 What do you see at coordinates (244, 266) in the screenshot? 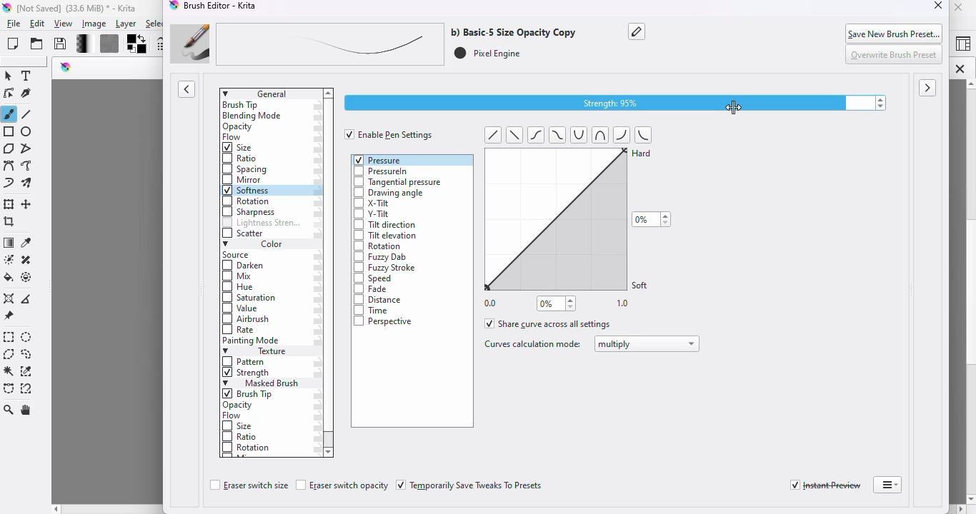
I see `darken` at bounding box center [244, 266].